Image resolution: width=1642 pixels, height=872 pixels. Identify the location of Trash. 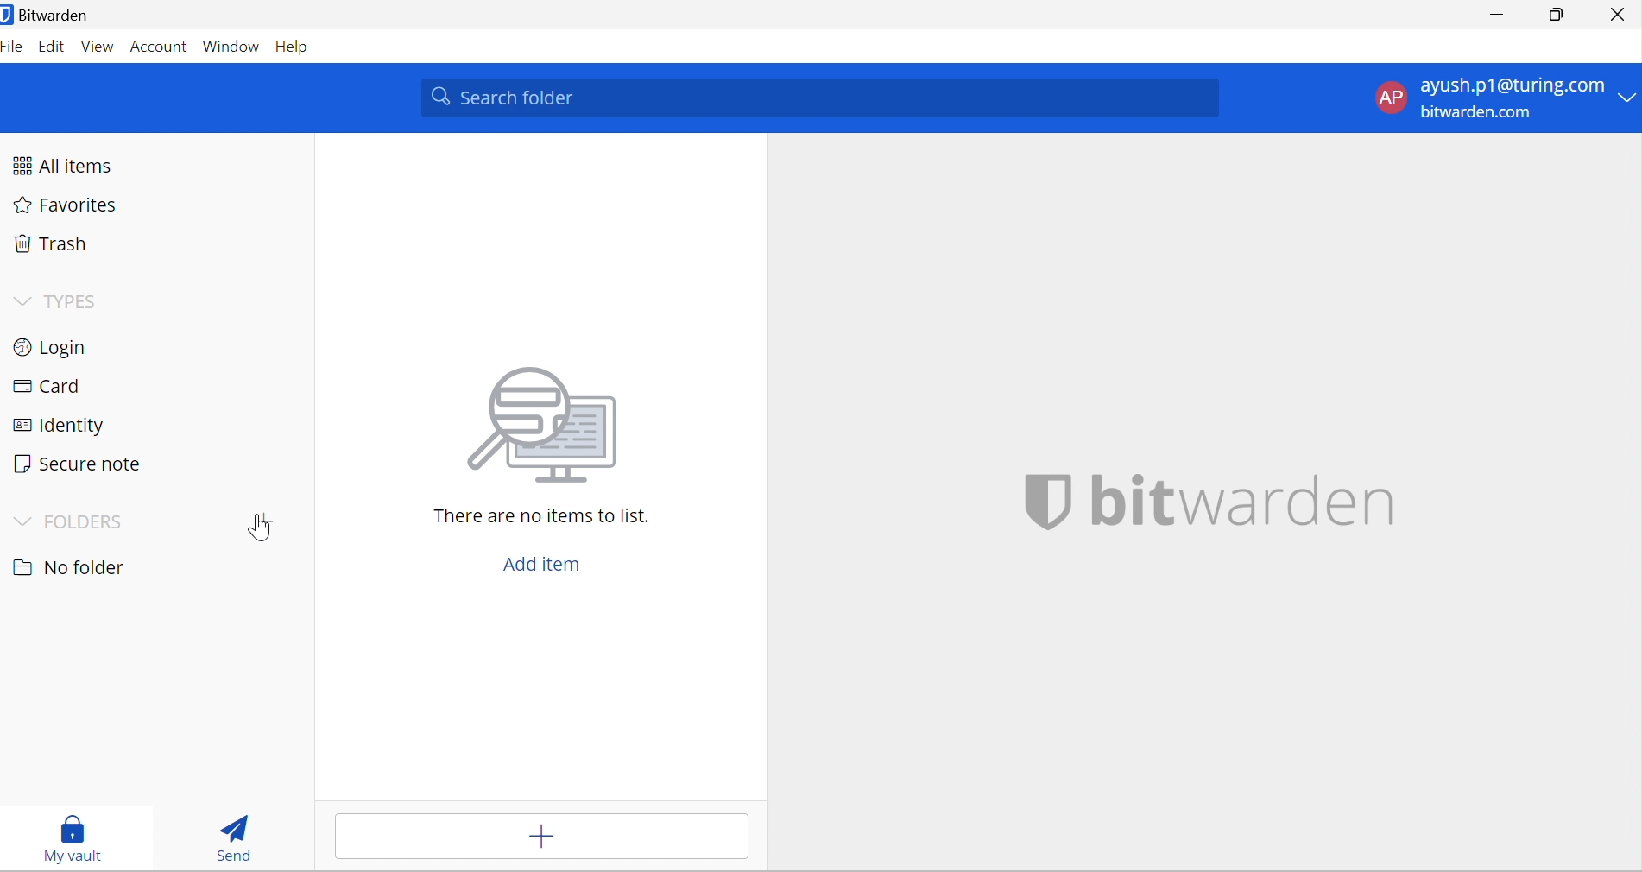
(58, 245).